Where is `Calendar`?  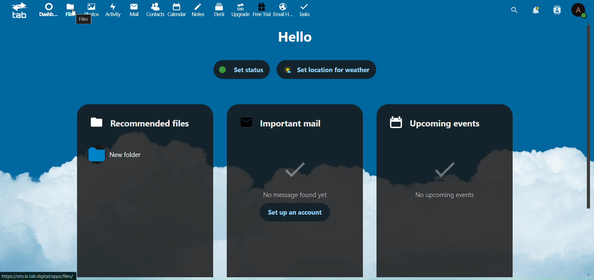
Calendar is located at coordinates (177, 10).